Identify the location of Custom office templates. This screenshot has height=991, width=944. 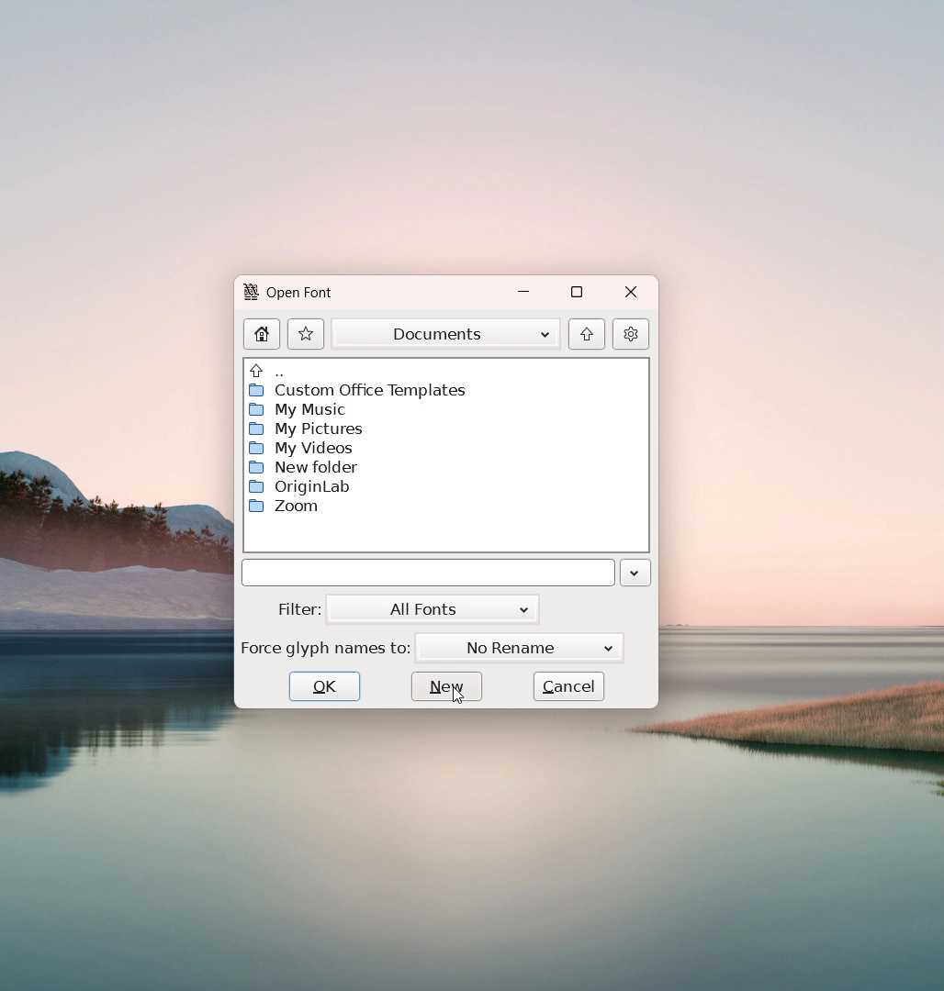
(355, 391).